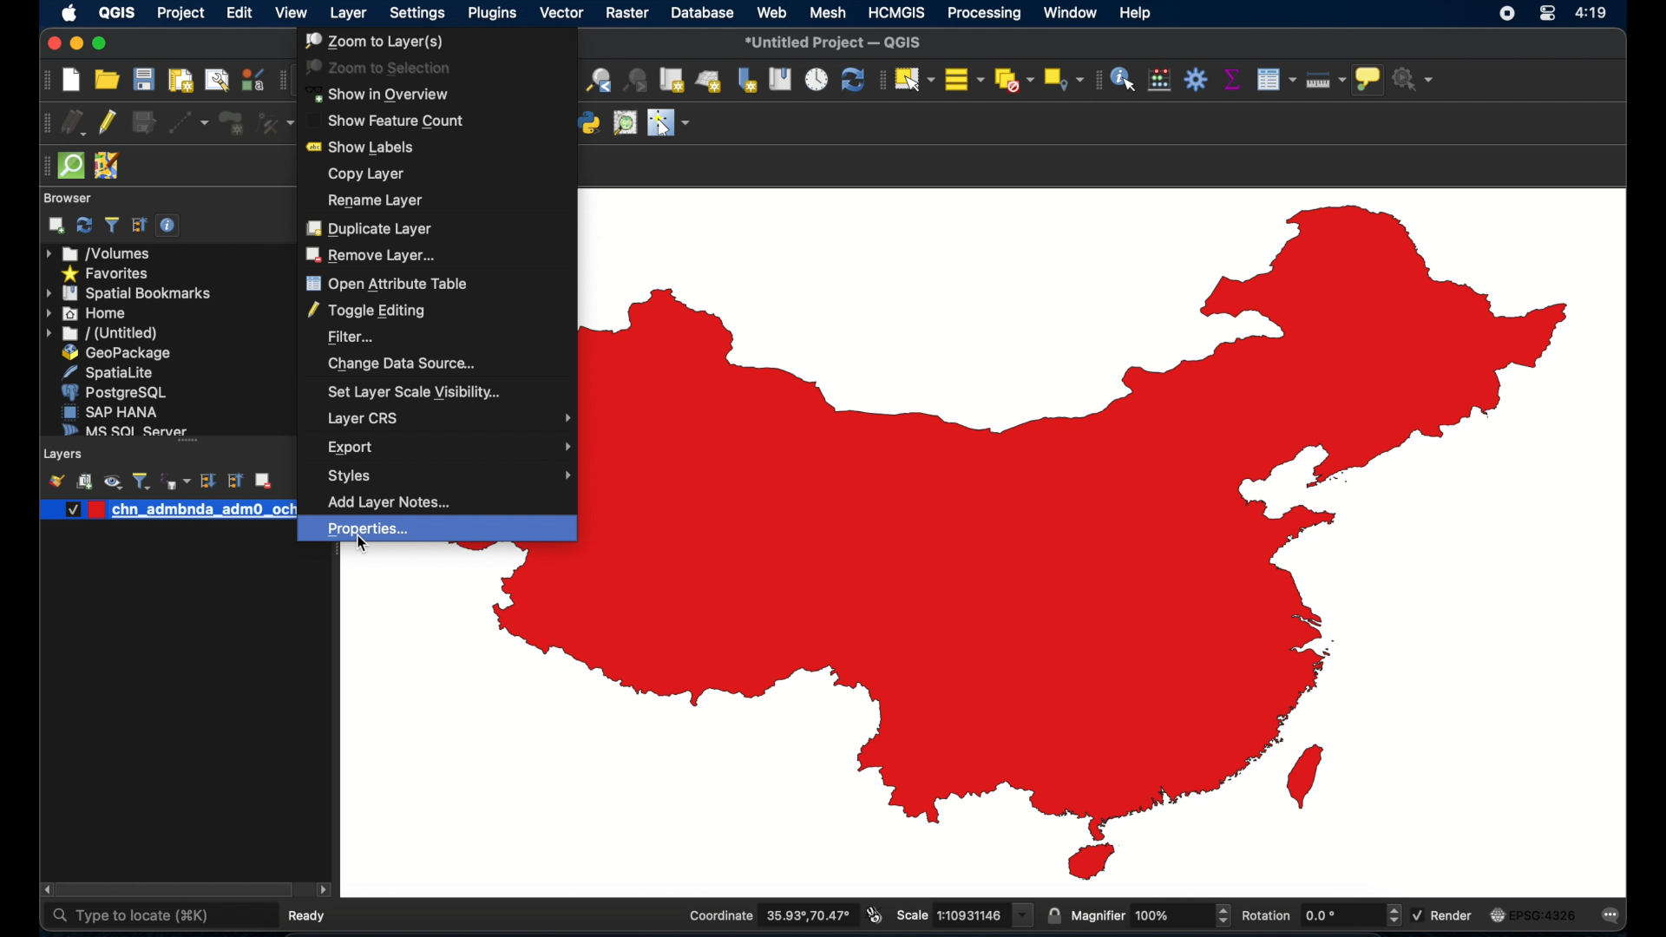 This screenshot has height=937, width=1666. What do you see at coordinates (1095, 82) in the screenshot?
I see `attributes toolbar` at bounding box center [1095, 82].